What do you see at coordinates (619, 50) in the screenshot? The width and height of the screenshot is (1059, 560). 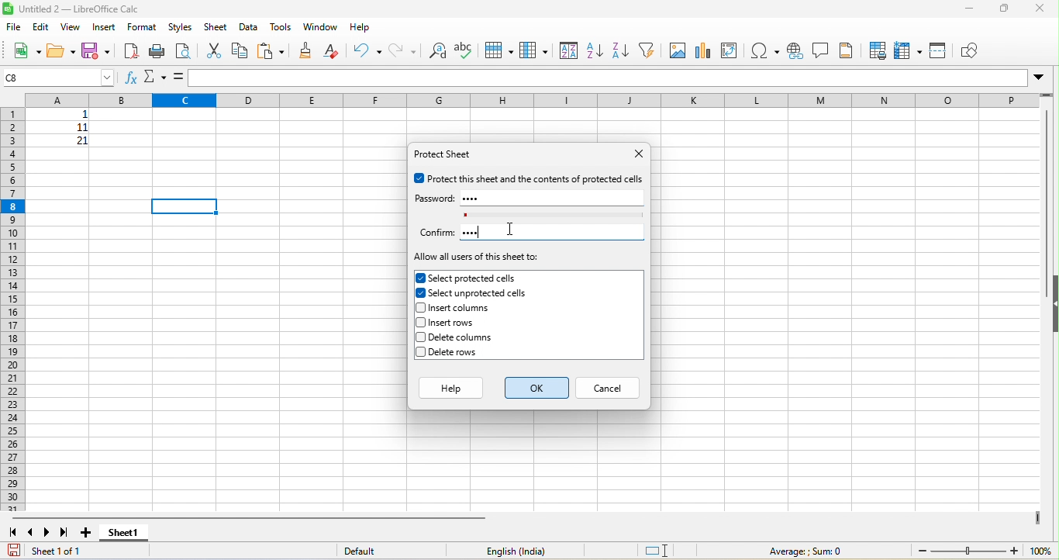 I see `sort descending` at bounding box center [619, 50].